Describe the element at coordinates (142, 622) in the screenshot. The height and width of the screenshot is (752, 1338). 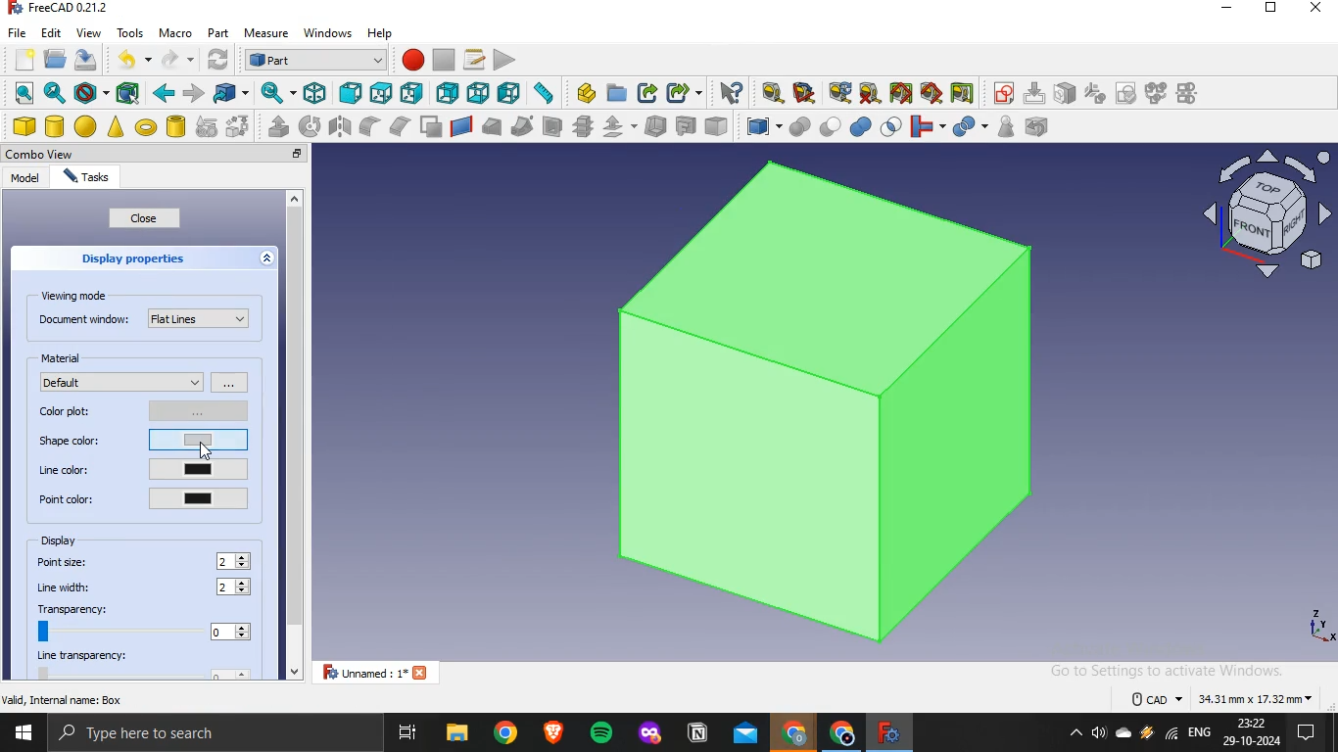
I see `transparency` at that location.